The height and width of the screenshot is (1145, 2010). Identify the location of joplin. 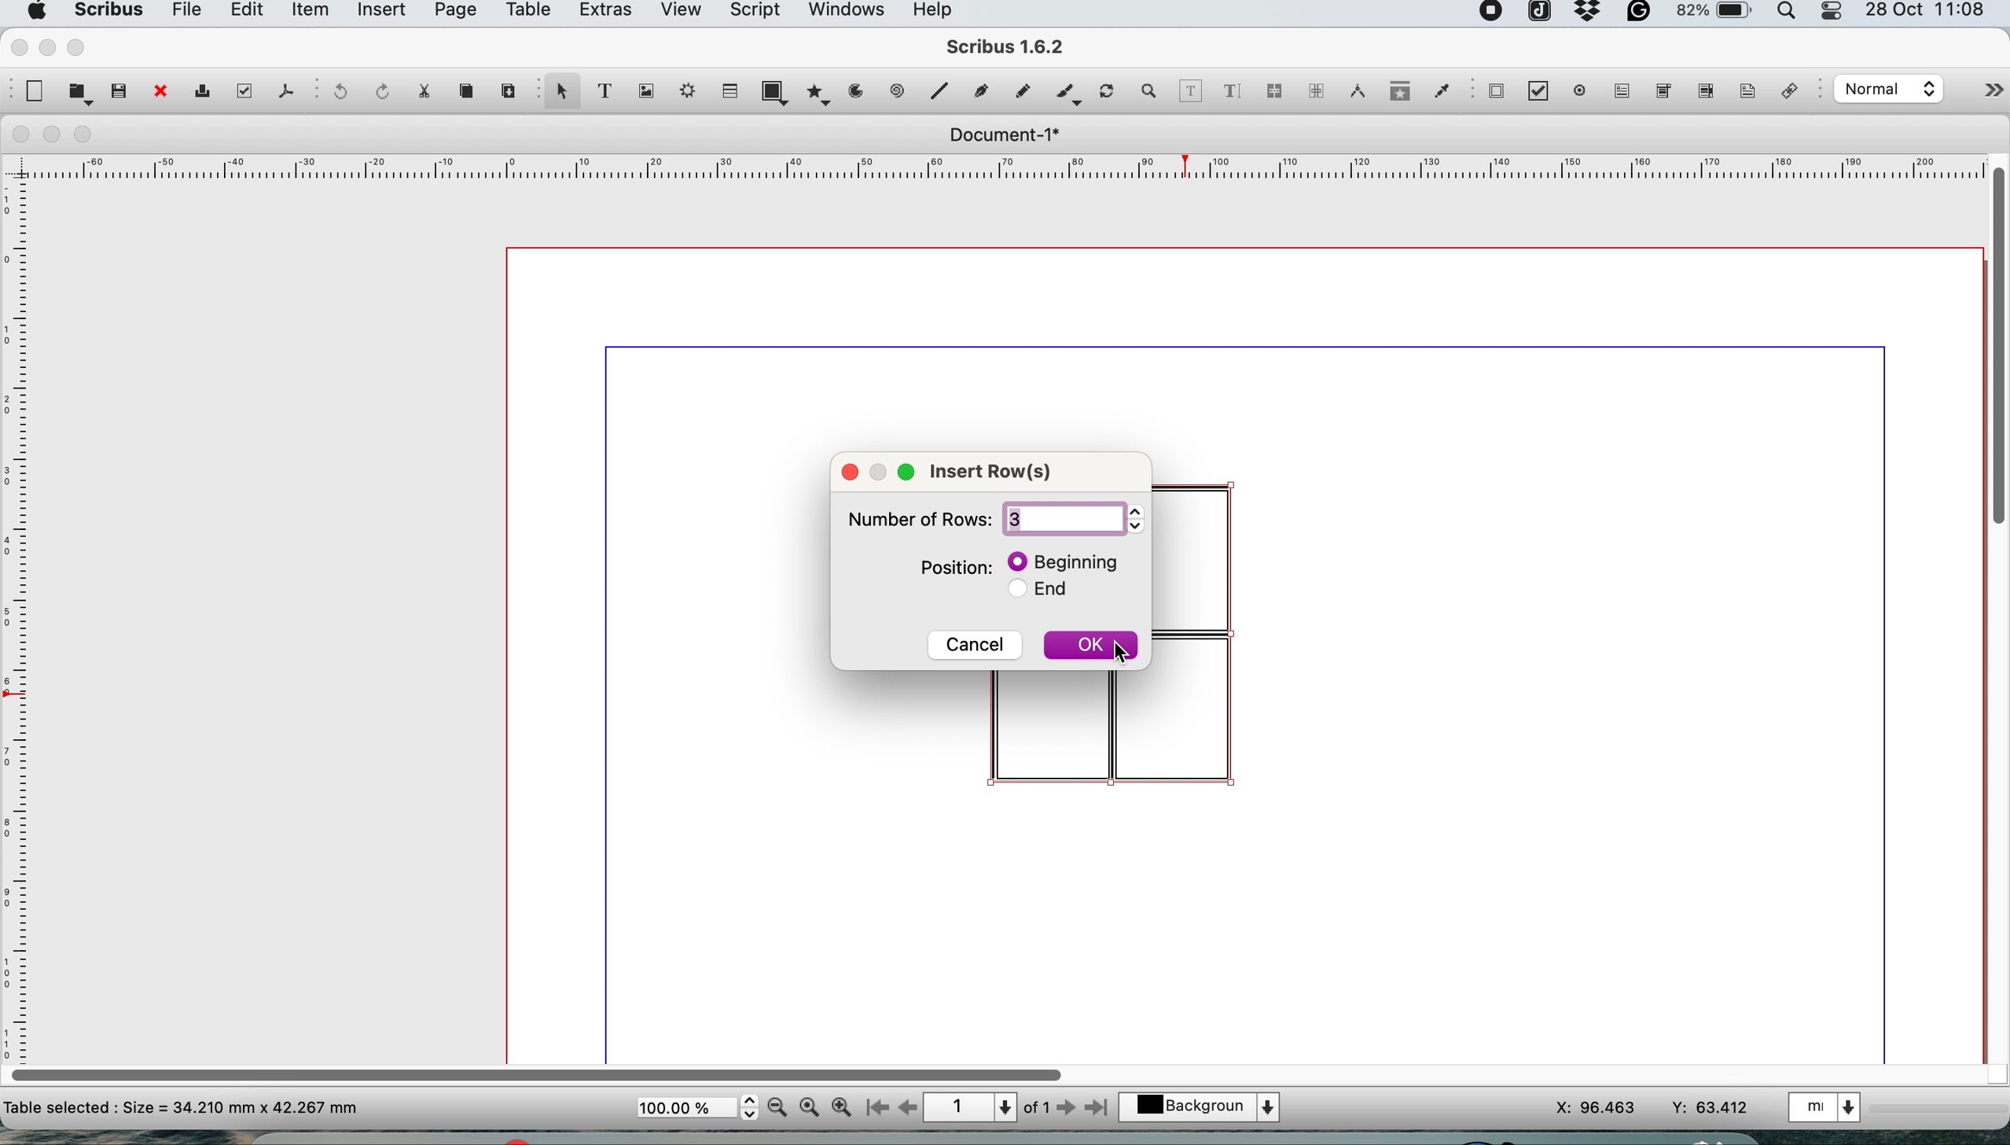
(1538, 14).